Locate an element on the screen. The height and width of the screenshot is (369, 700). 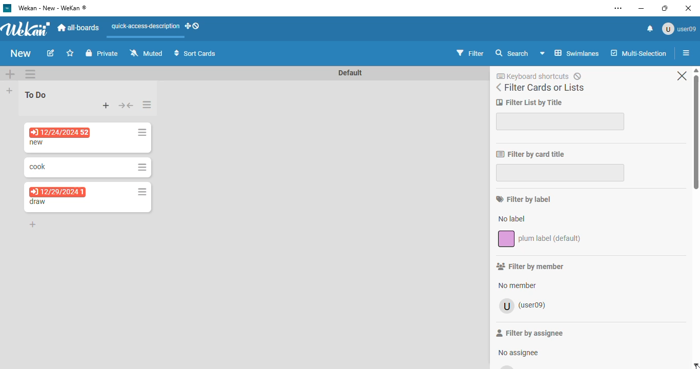
card actions is located at coordinates (142, 191).